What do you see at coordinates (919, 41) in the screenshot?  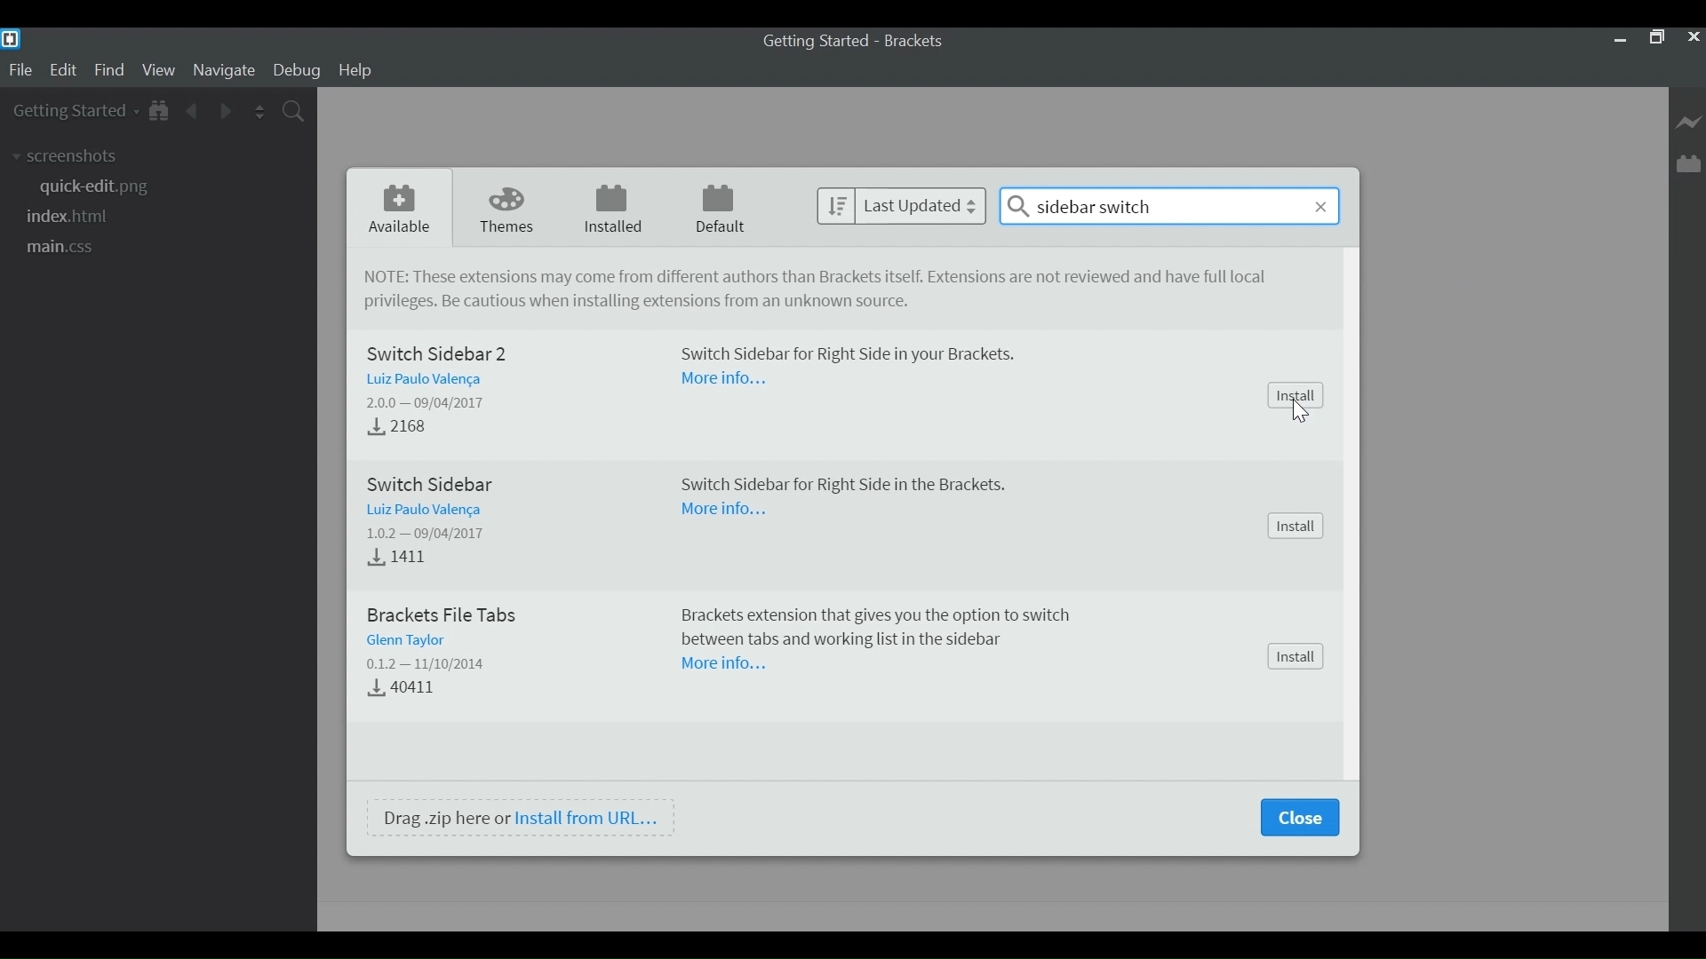 I see `Brackets` at bounding box center [919, 41].